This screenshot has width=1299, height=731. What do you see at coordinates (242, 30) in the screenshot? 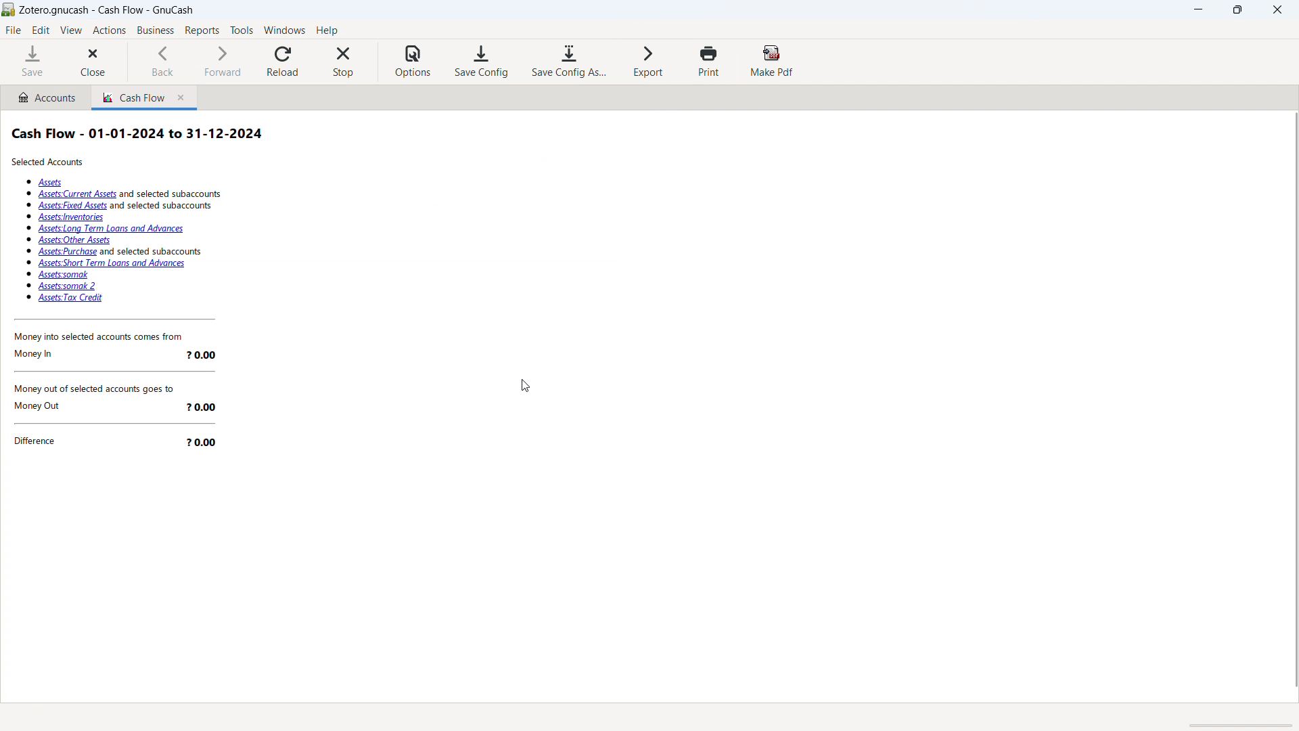
I see `tools` at bounding box center [242, 30].